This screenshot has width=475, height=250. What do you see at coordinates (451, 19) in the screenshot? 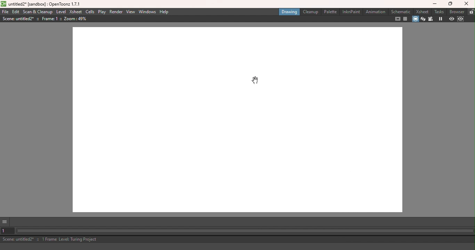
I see `Preview` at bounding box center [451, 19].